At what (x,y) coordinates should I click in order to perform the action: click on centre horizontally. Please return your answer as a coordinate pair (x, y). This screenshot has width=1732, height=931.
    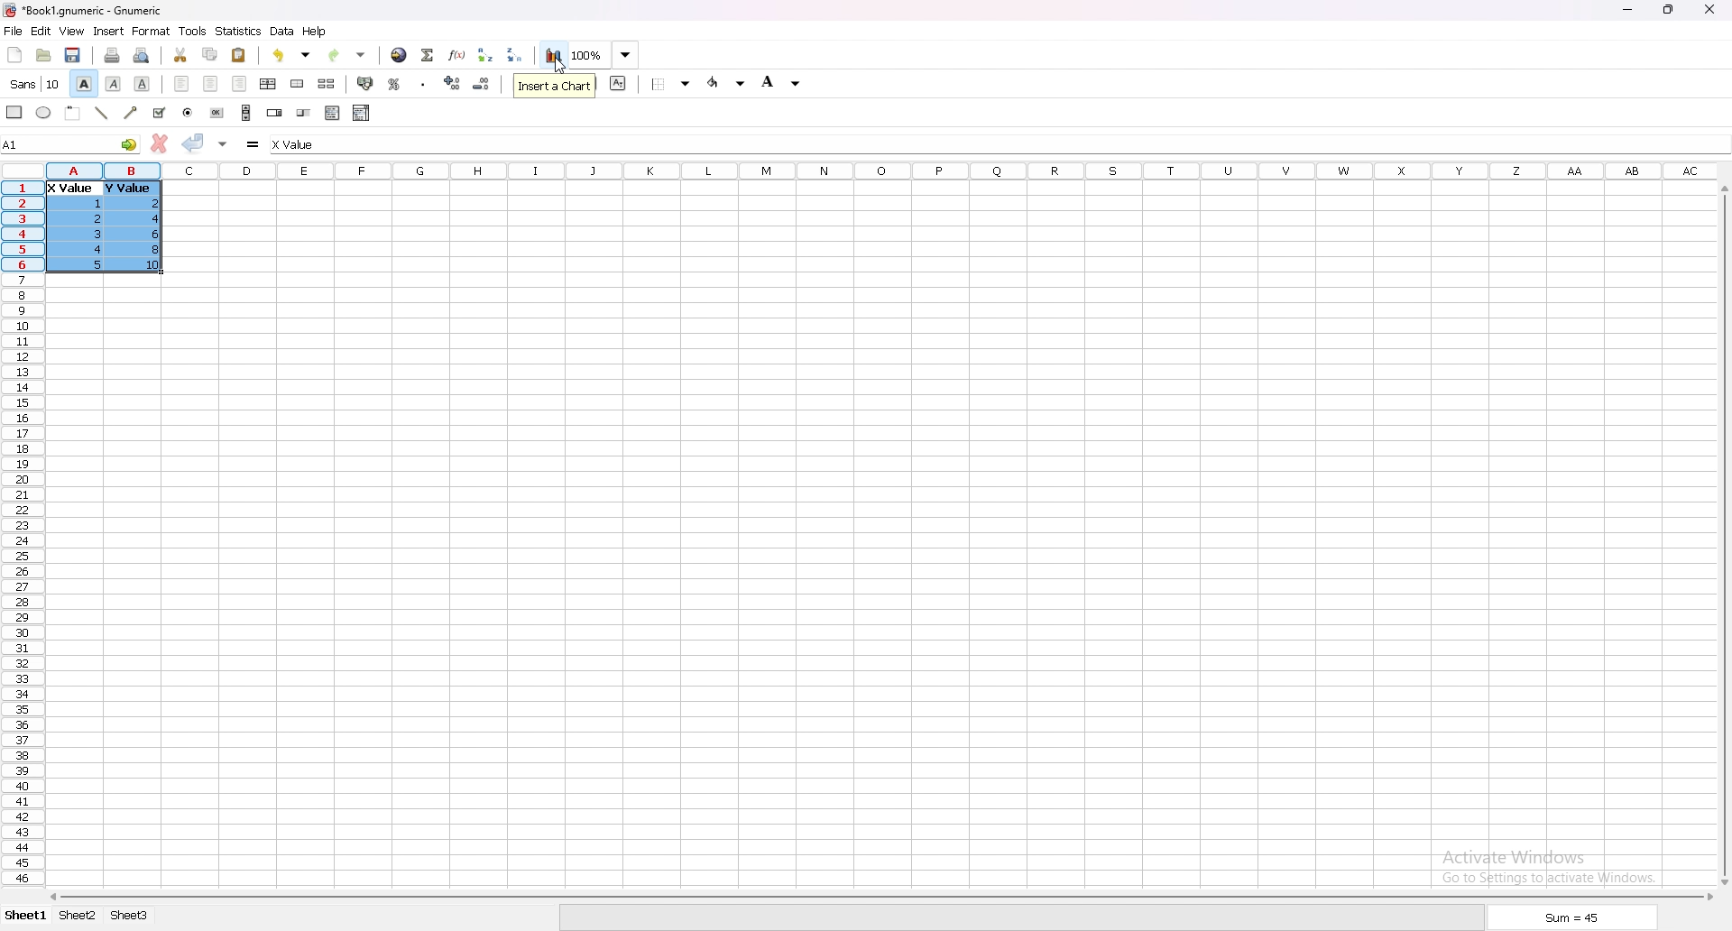
    Looking at the image, I should click on (269, 83).